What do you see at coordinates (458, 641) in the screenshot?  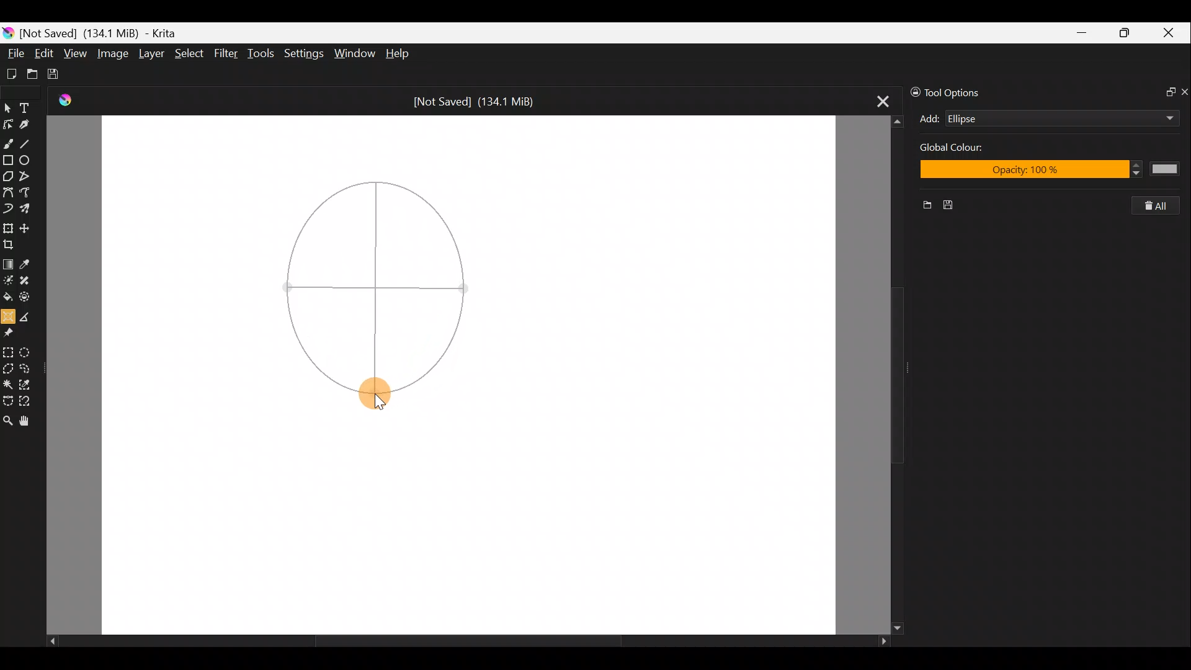 I see `Scroll bar` at bounding box center [458, 641].